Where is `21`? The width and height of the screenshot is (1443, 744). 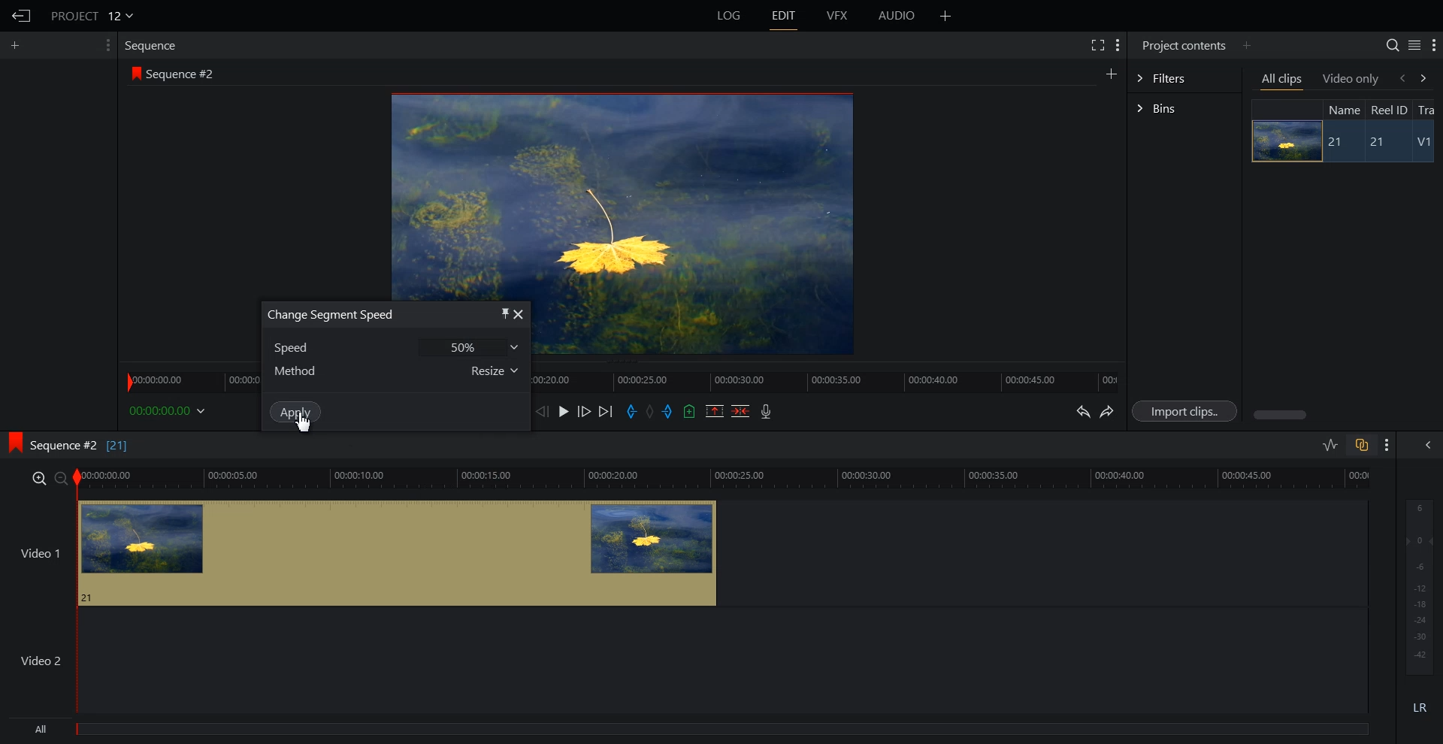 21 is located at coordinates (1384, 143).